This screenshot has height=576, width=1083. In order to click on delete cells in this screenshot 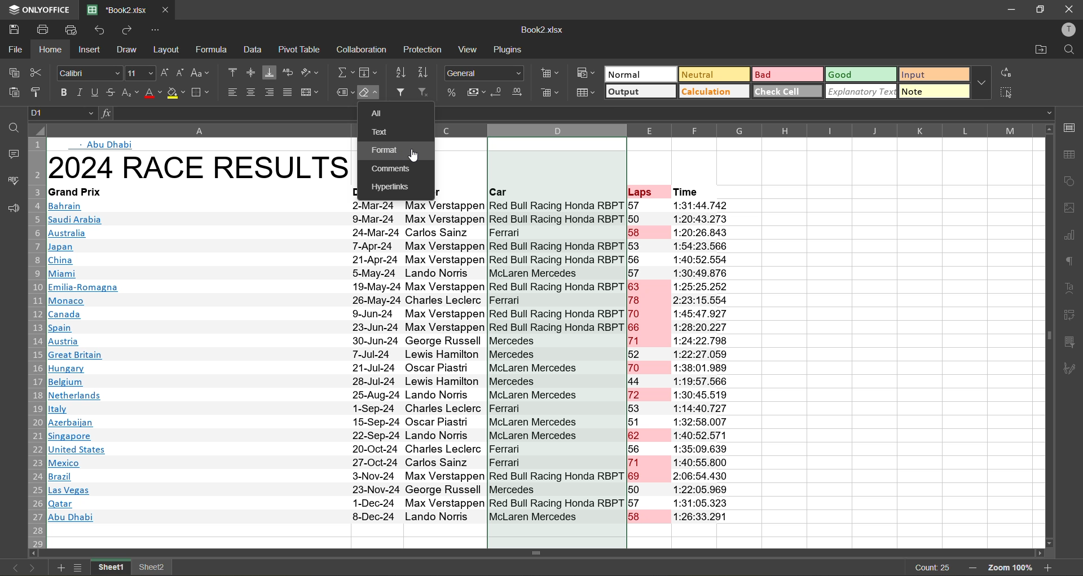, I will do `click(552, 92)`.